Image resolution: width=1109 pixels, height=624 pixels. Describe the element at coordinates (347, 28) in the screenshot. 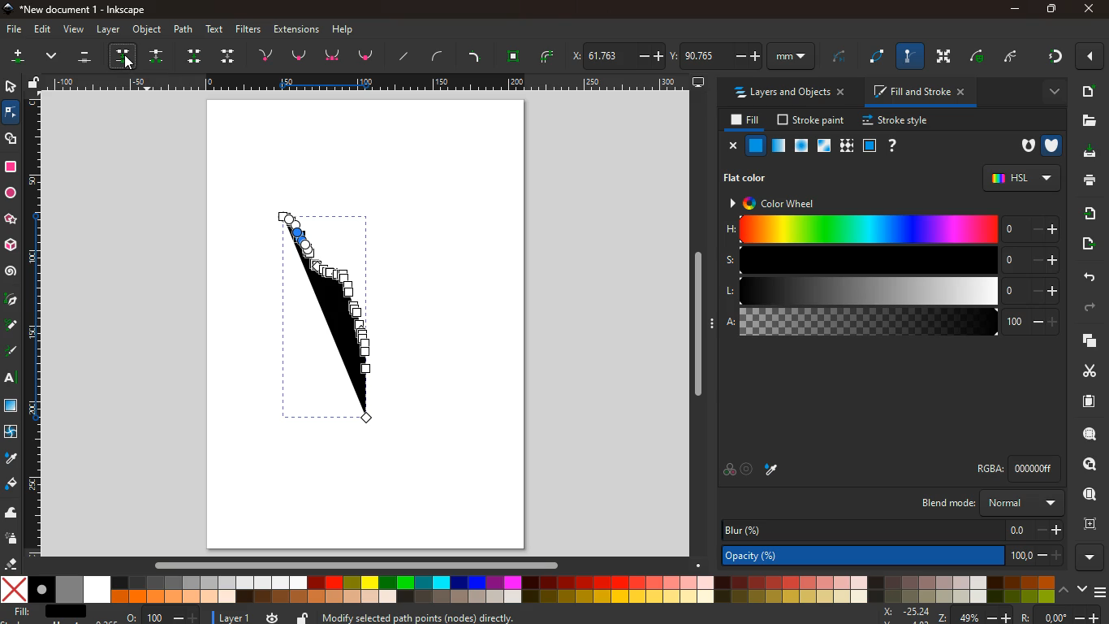

I see `Help` at that location.